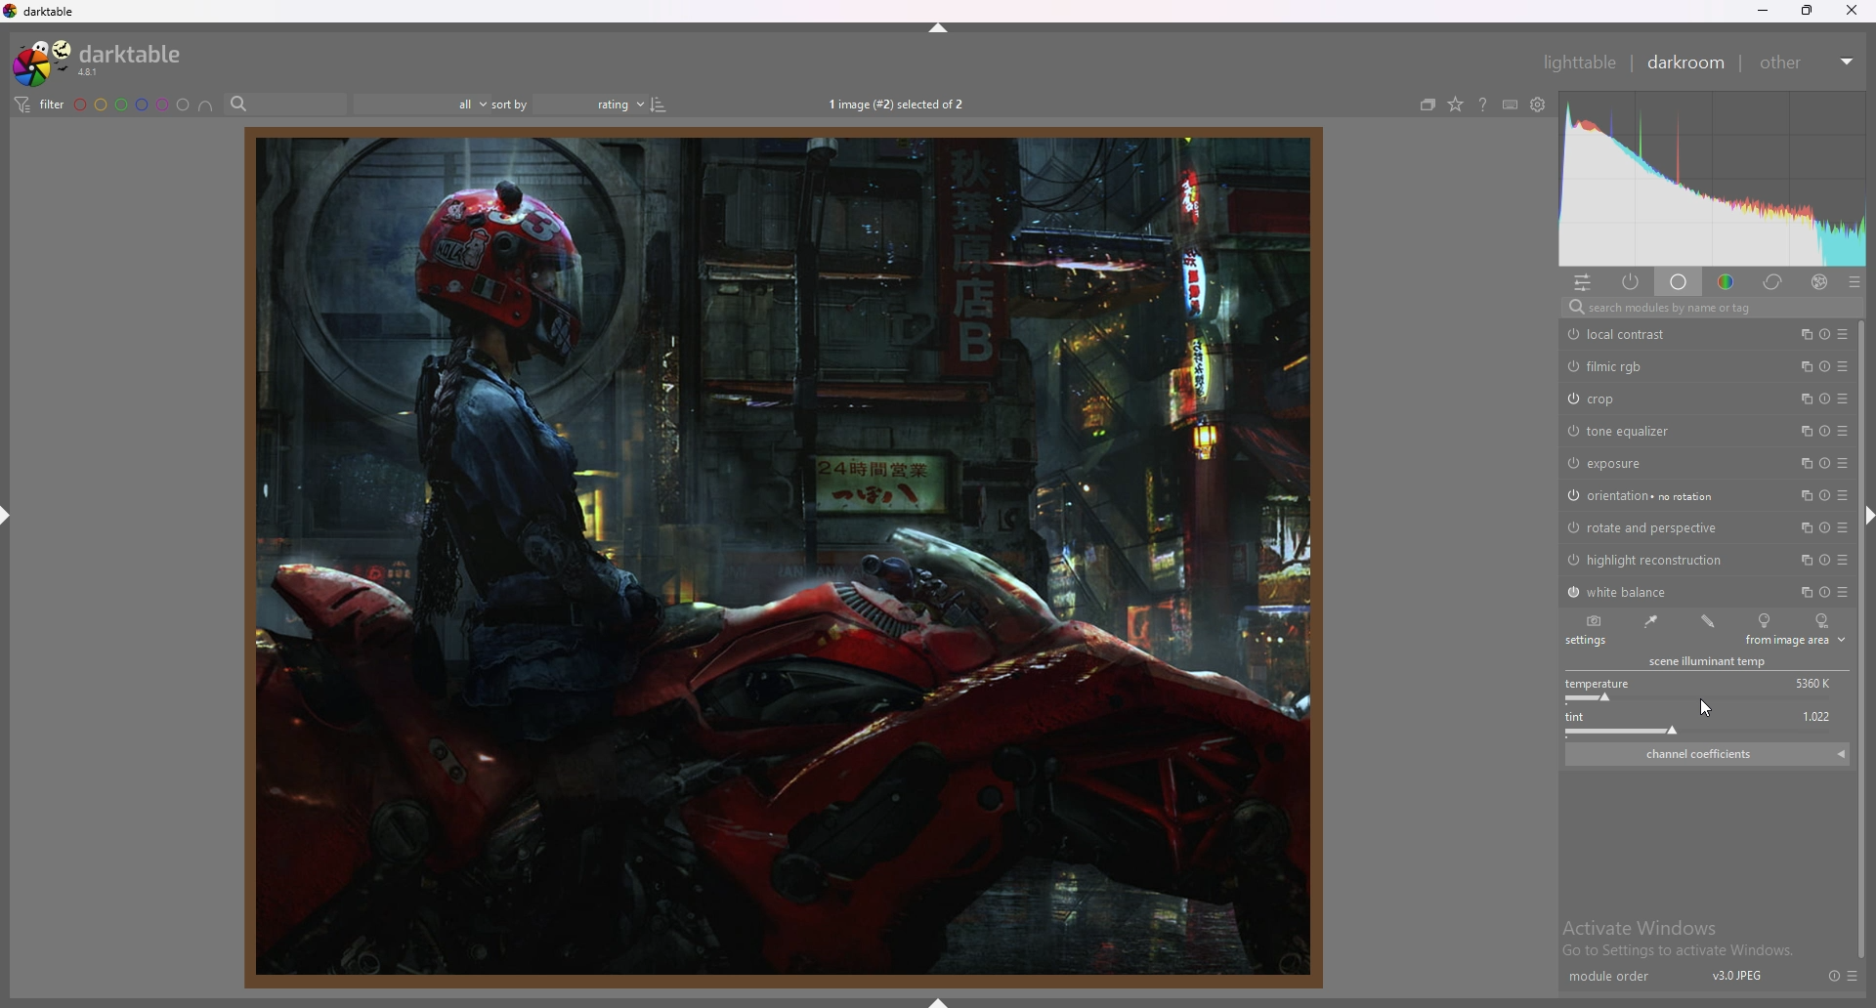 Image resolution: width=1876 pixels, height=1008 pixels. I want to click on v3.0 jpeg, so click(1738, 976).